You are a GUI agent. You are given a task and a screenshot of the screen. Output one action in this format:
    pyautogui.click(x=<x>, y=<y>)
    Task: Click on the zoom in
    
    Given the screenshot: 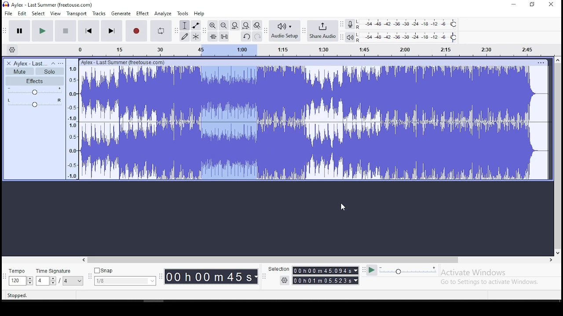 What is the action you would take?
    pyautogui.click(x=212, y=25)
    